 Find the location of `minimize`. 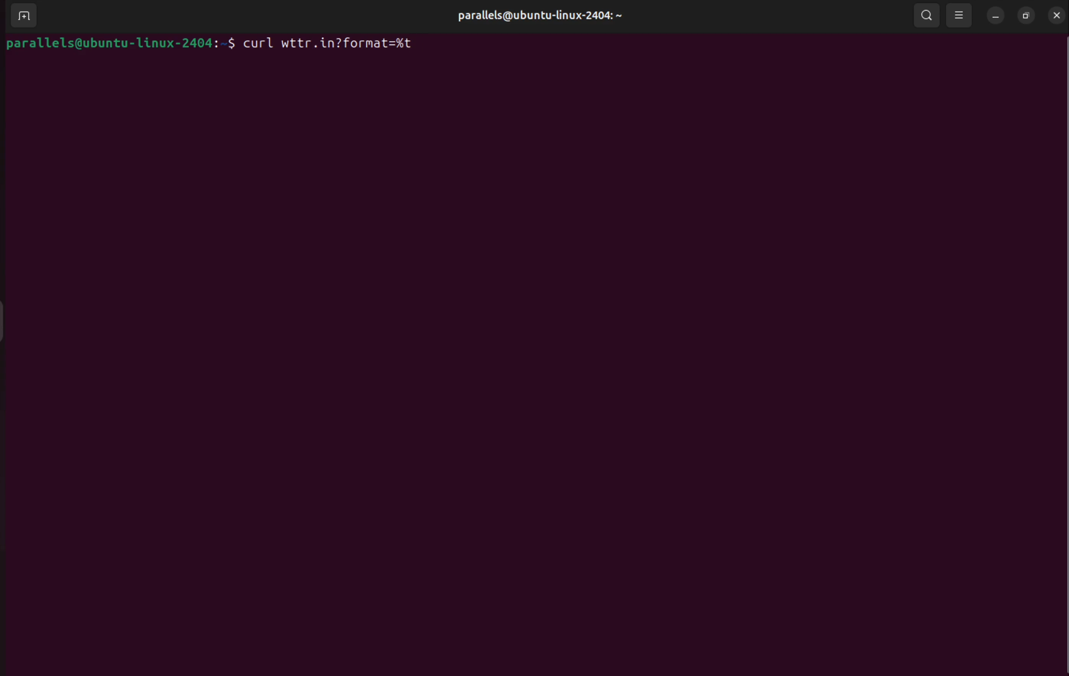

minimize is located at coordinates (994, 16).